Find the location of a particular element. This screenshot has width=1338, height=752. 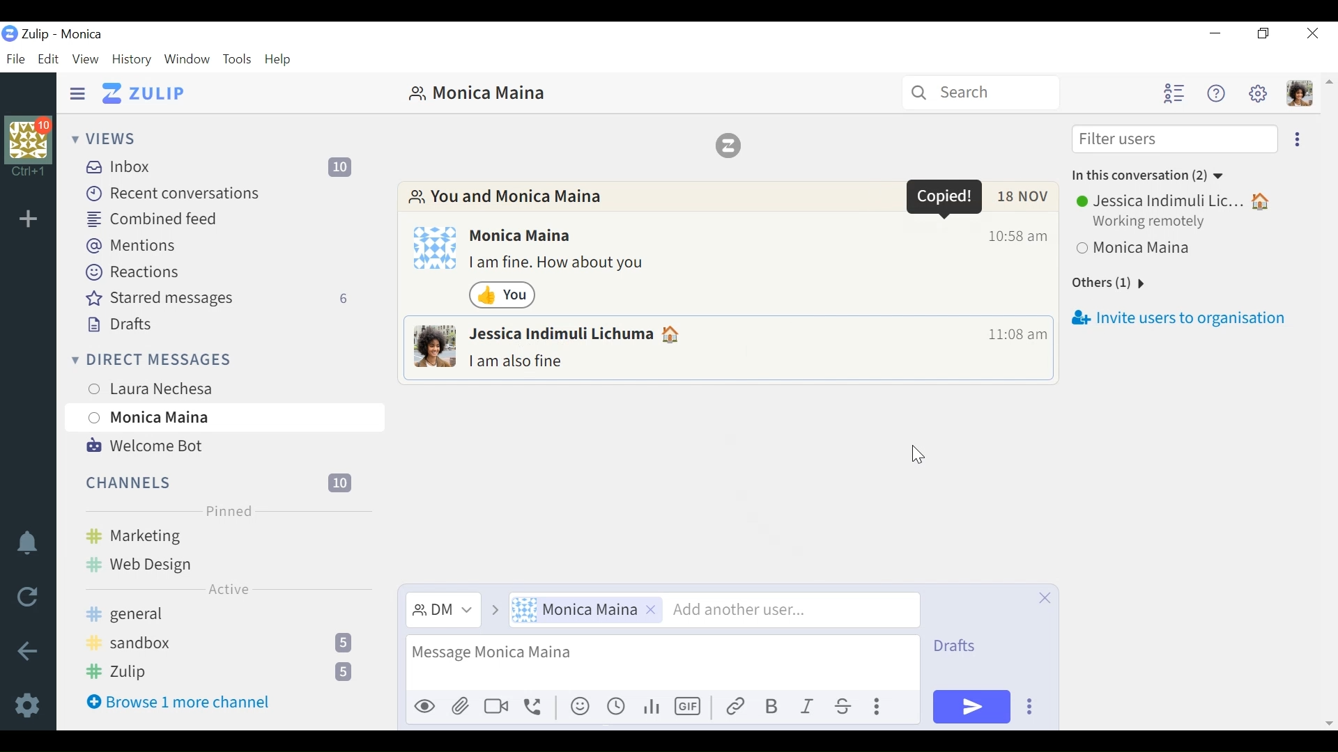

Reactions is located at coordinates (132, 272).